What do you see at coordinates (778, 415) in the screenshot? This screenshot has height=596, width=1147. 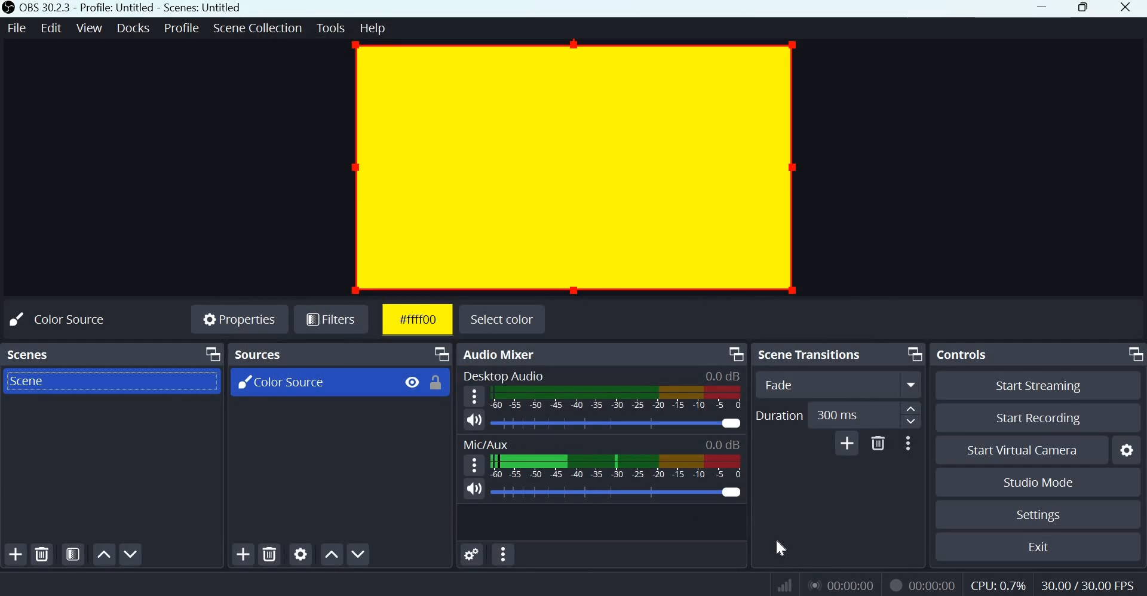 I see `Duration` at bounding box center [778, 415].